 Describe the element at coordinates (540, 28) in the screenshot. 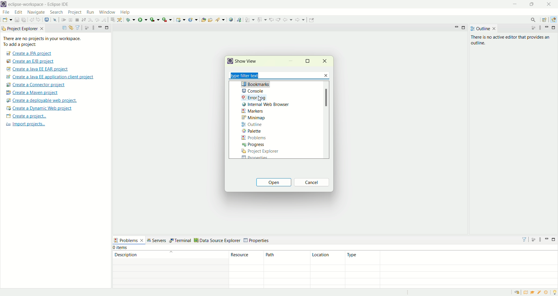

I see `view menu` at that location.